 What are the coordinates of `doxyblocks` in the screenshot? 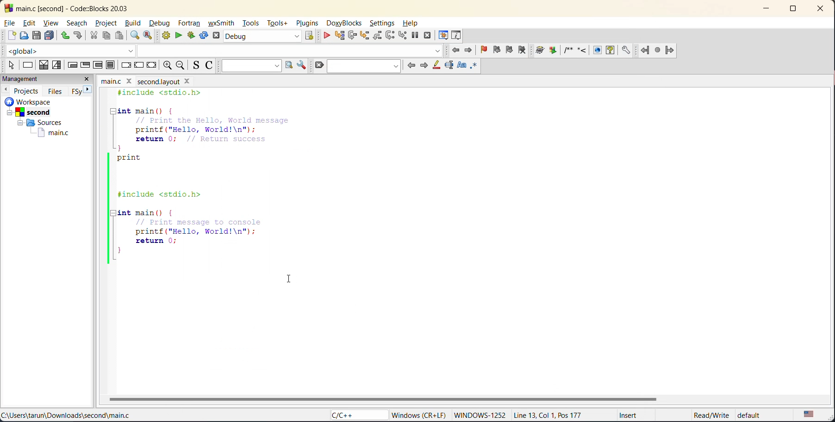 It's located at (344, 24).